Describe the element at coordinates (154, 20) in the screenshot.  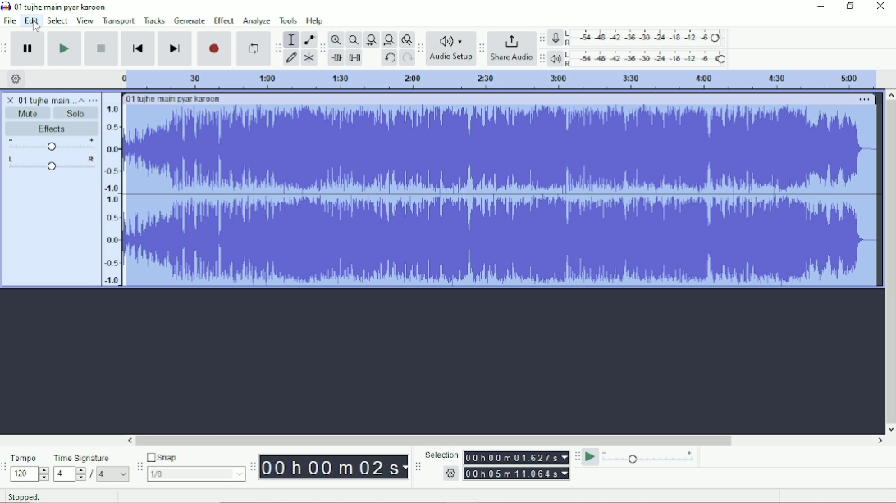
I see `Tracks` at that location.